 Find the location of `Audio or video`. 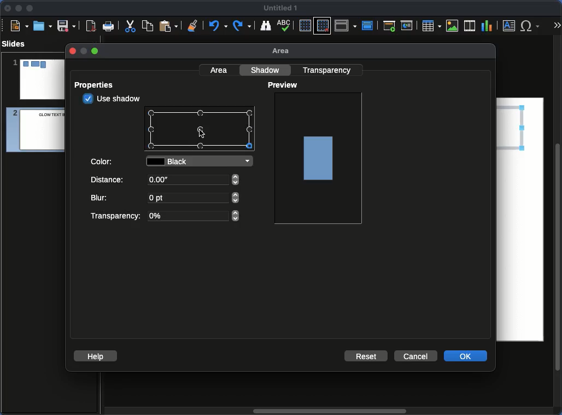

Audio or video is located at coordinates (470, 26).